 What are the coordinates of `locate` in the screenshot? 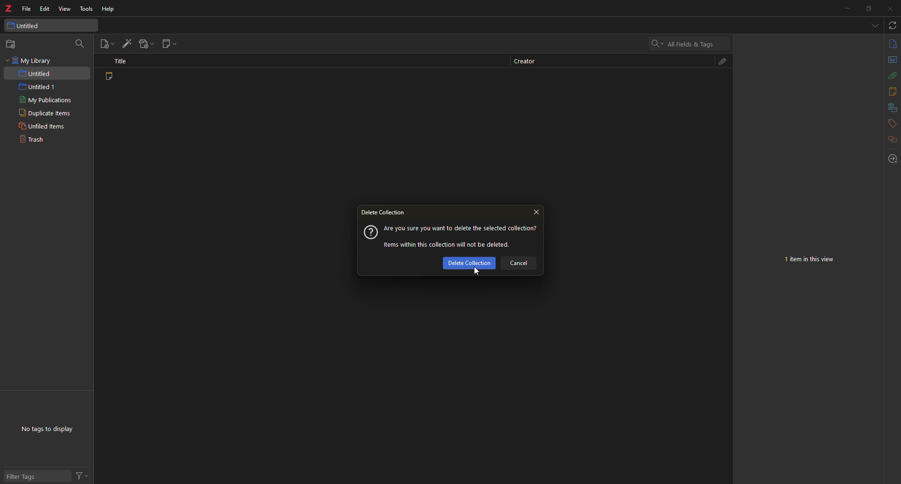 It's located at (892, 158).